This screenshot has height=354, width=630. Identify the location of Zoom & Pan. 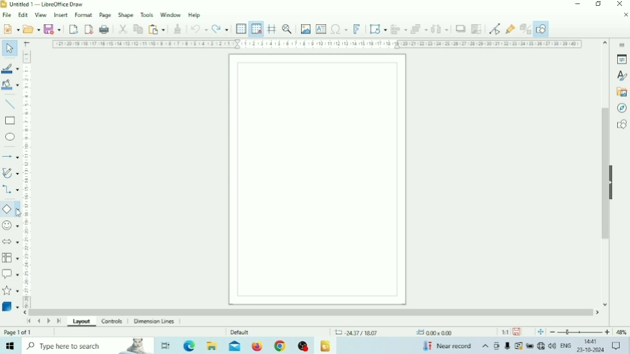
(287, 28).